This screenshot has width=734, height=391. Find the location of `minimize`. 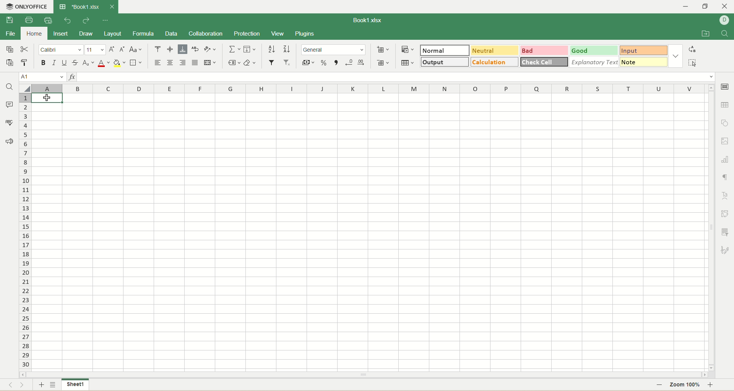

minimize is located at coordinates (685, 7).